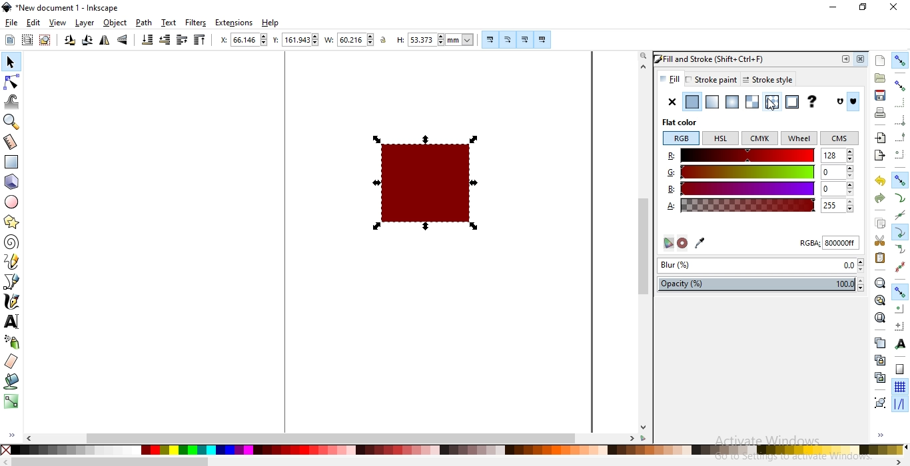  What do you see at coordinates (899, 250) in the screenshot?
I see `snap smooth nodes` at bounding box center [899, 250].